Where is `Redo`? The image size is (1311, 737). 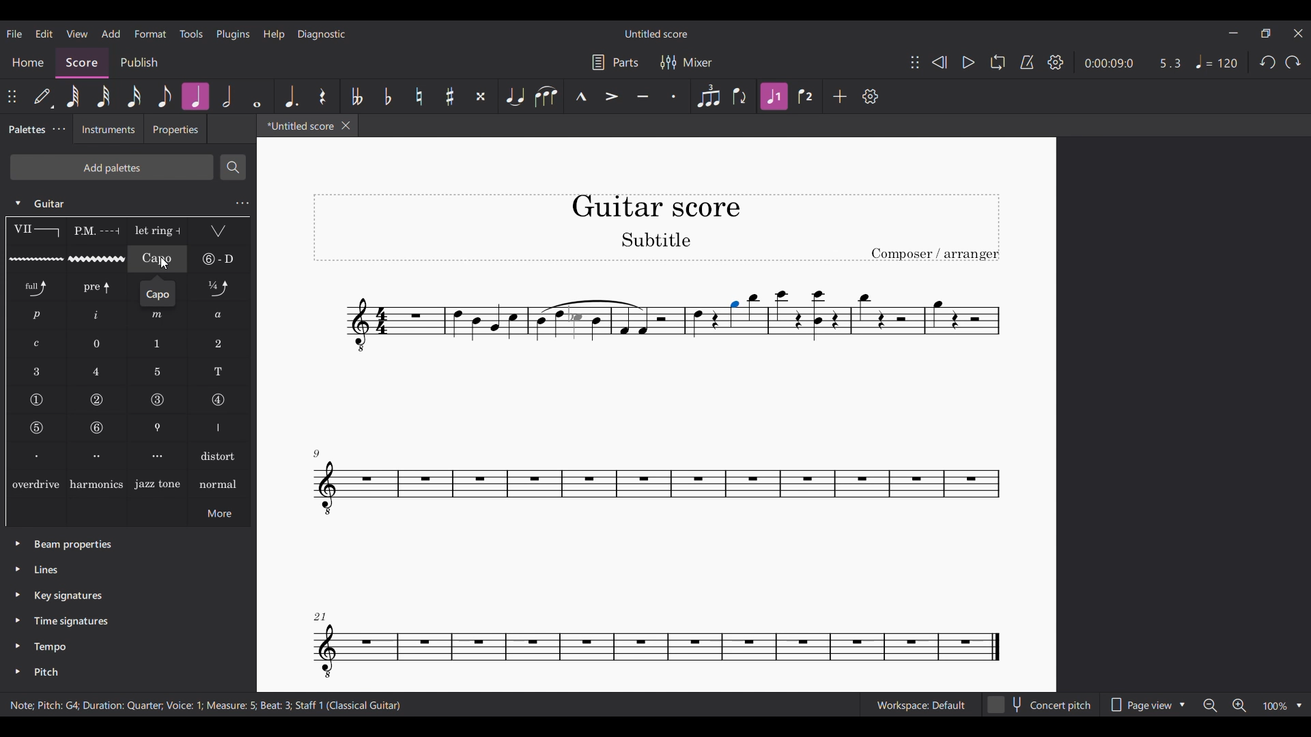
Redo is located at coordinates (1293, 62).